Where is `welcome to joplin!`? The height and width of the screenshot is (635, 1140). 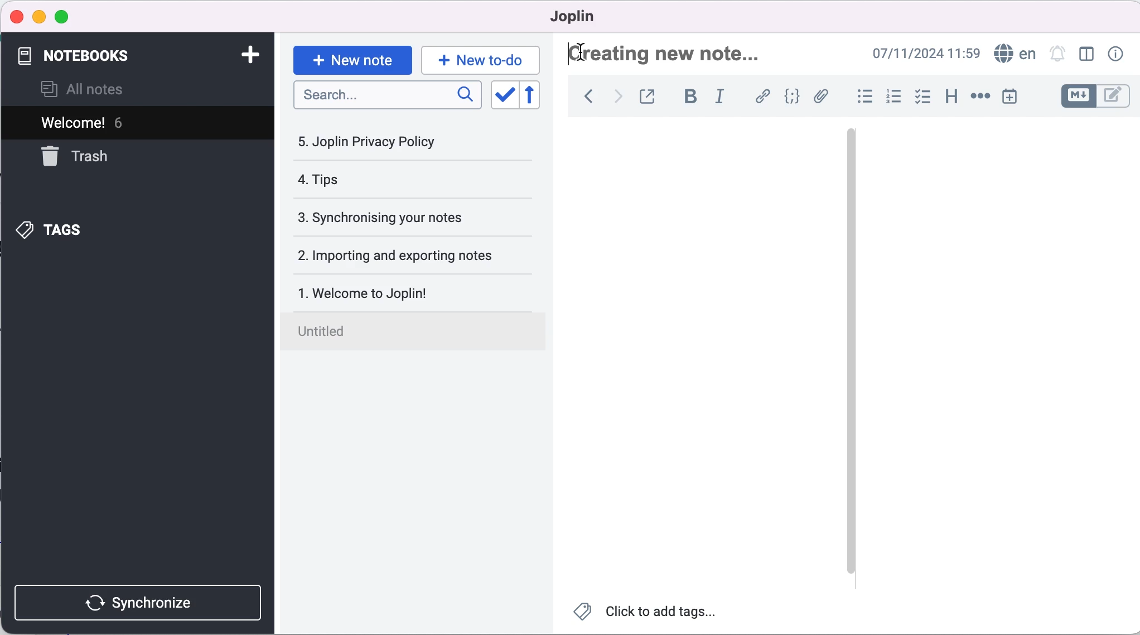
welcome to joplin! is located at coordinates (405, 292).